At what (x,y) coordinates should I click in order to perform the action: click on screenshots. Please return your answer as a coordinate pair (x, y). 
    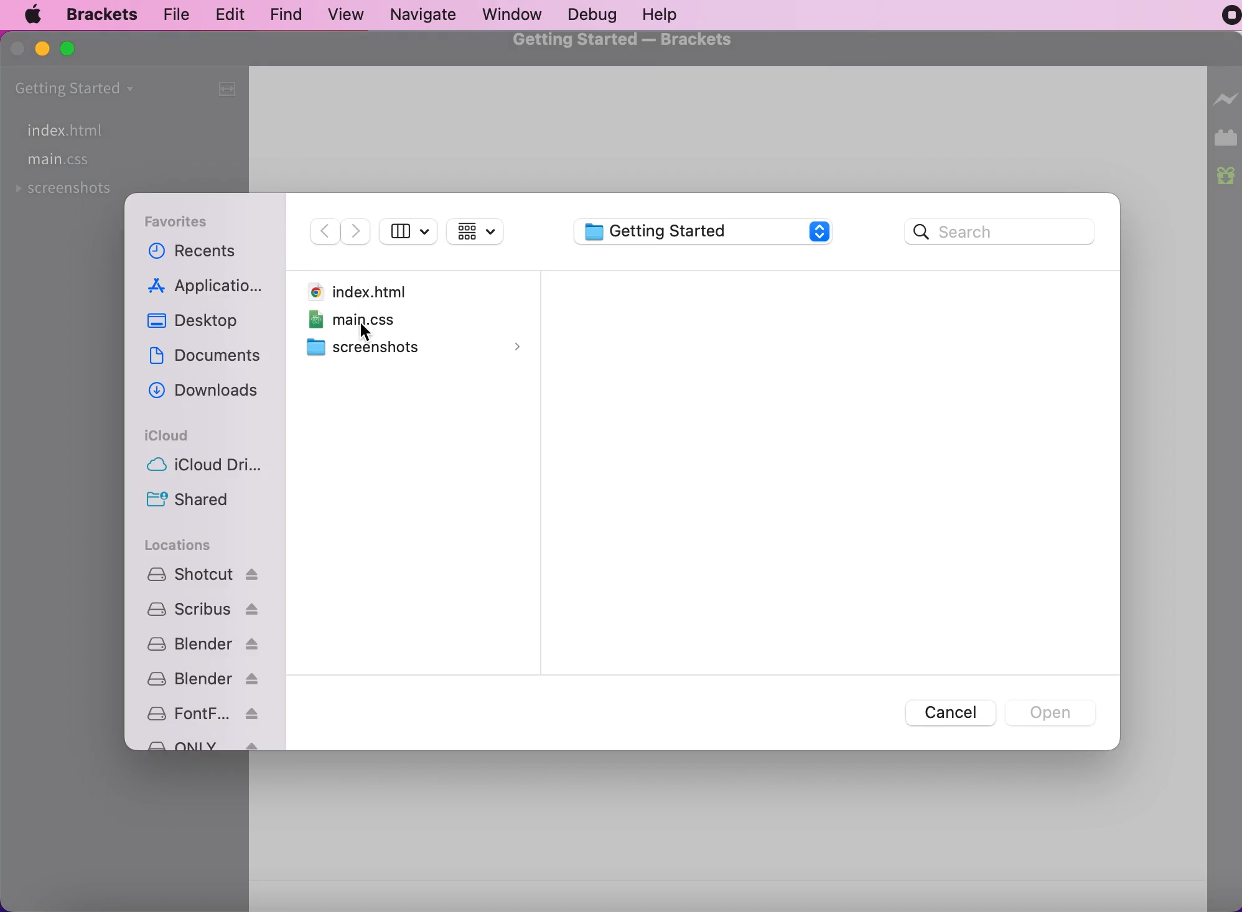
    Looking at the image, I should click on (417, 348).